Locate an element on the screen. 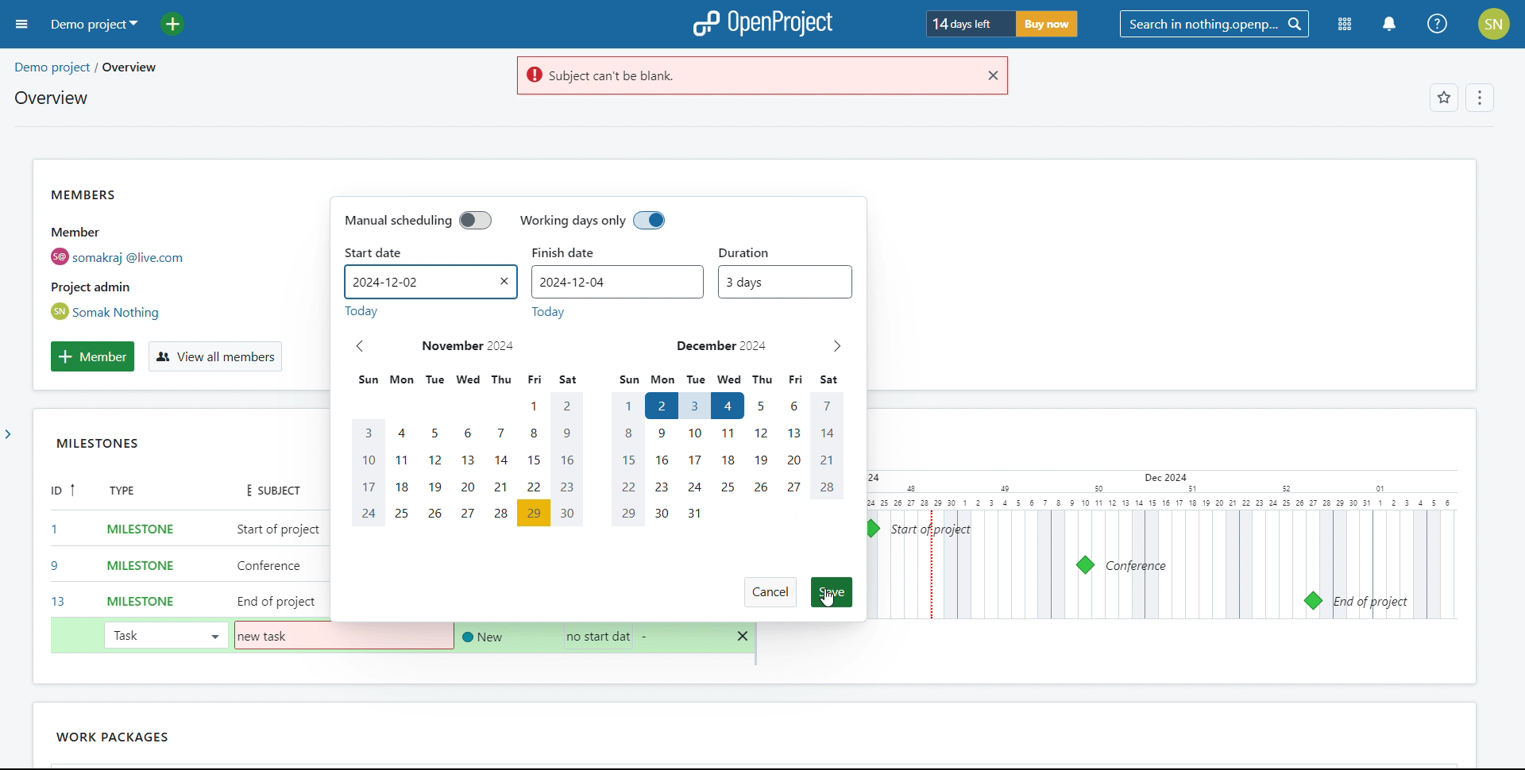  december 2024 is located at coordinates (720, 345).